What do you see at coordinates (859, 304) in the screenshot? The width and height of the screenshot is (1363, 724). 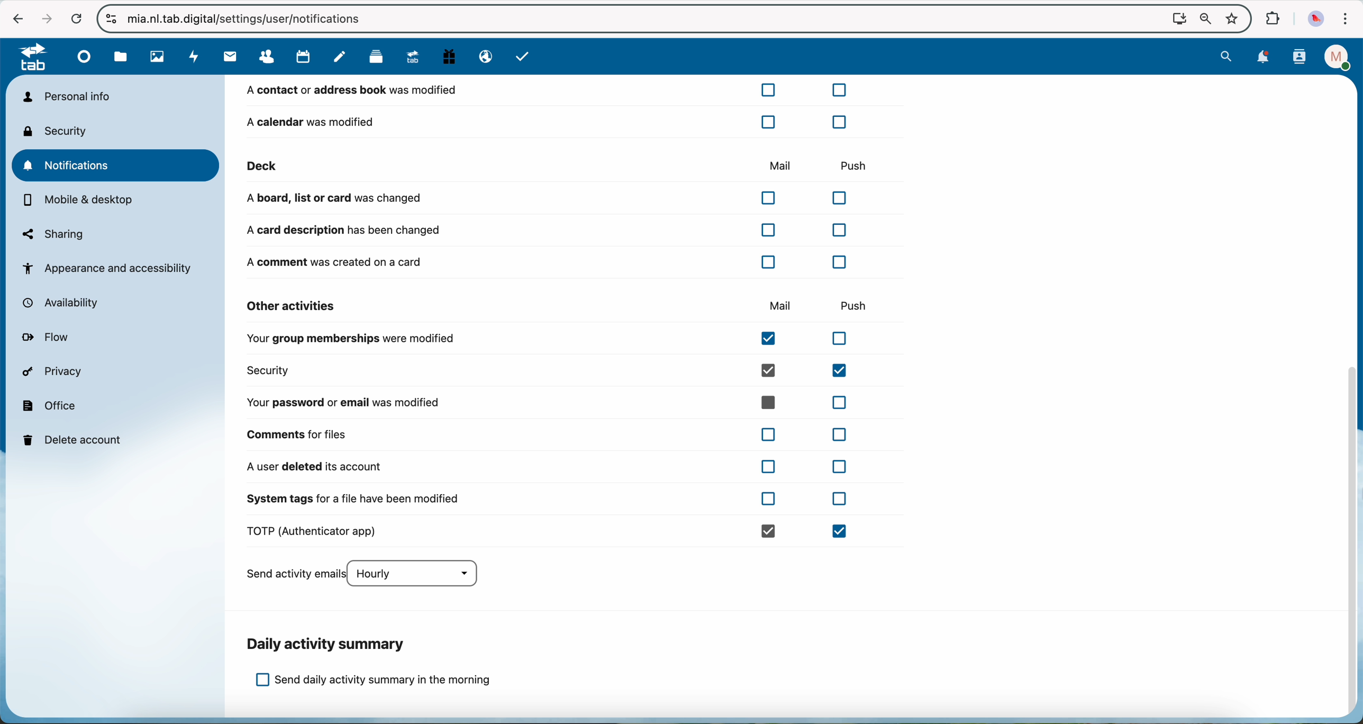 I see `push` at bounding box center [859, 304].